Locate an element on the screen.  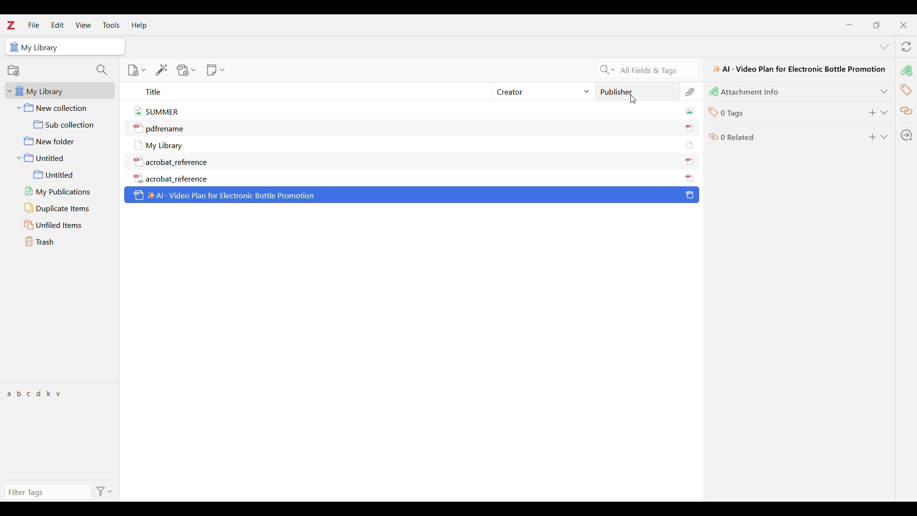
New folder is located at coordinates (60, 141).